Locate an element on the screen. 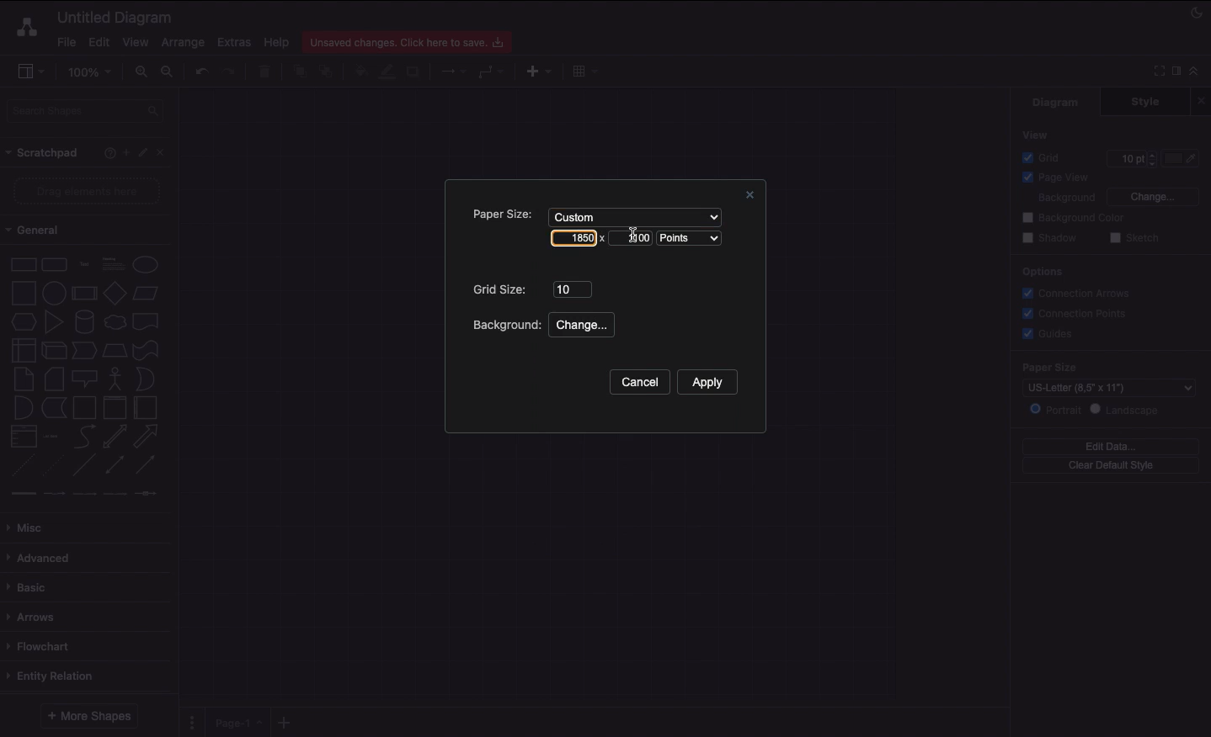 This screenshot has height=737, width=1211. Horizontal container is located at coordinates (147, 407).